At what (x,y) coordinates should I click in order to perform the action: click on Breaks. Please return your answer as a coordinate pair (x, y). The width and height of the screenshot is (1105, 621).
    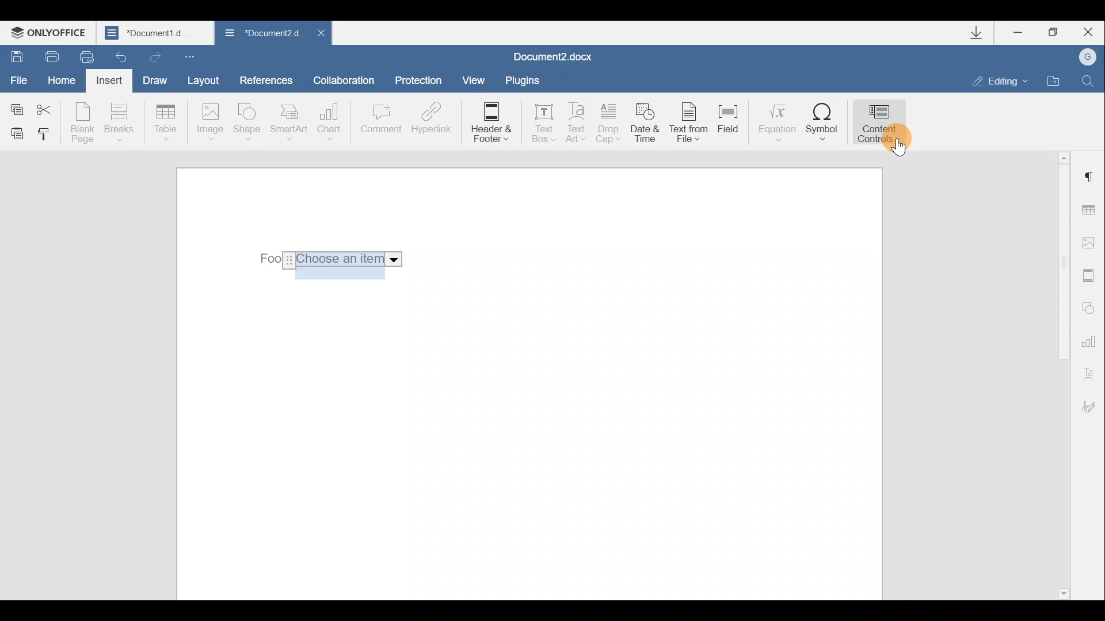
    Looking at the image, I should click on (118, 125).